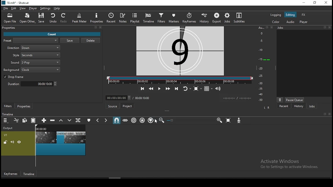 The width and height of the screenshot is (333, 187). Describe the element at coordinates (205, 18) in the screenshot. I see `history` at that location.